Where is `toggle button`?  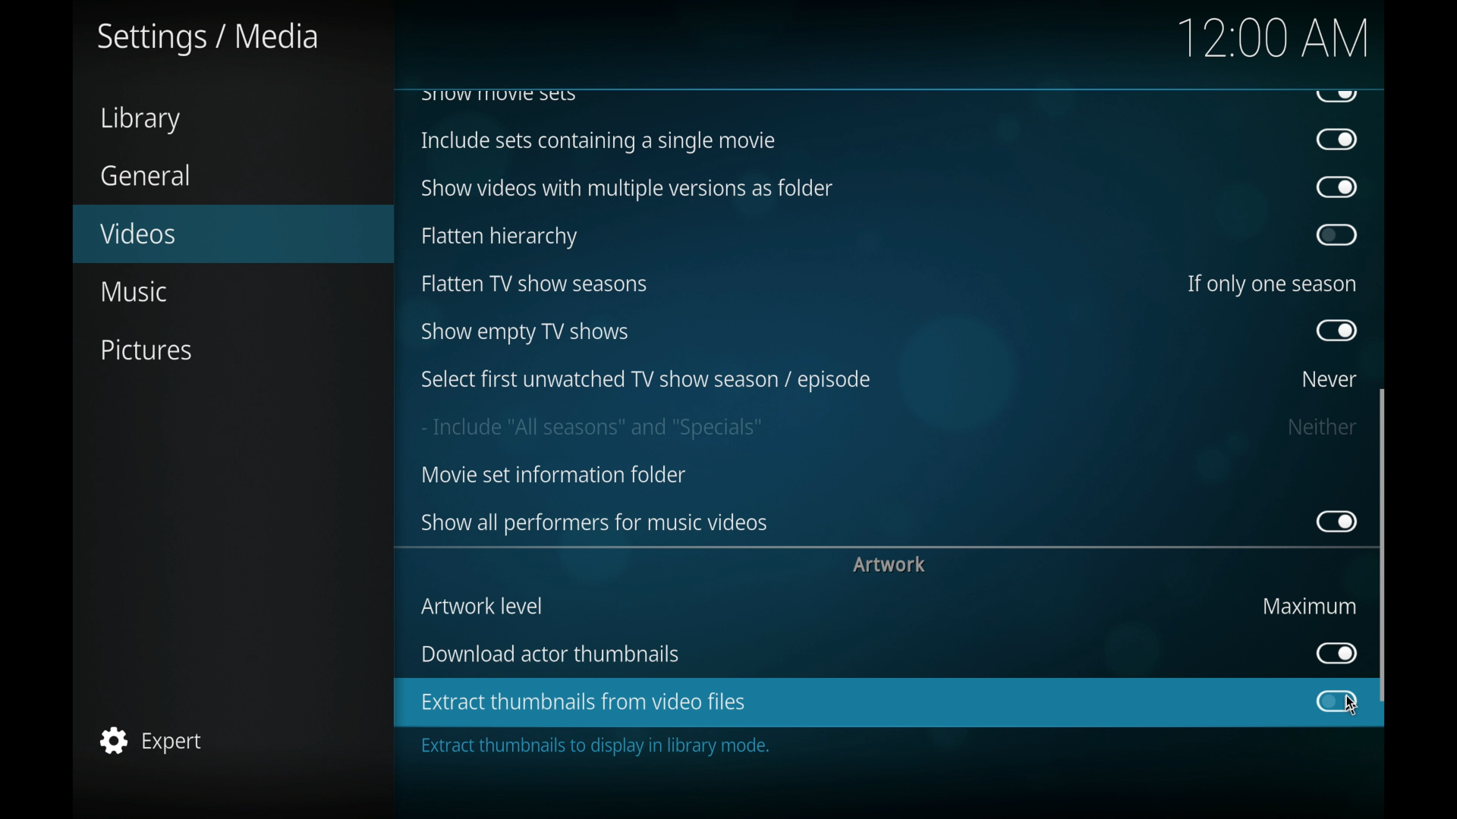
toggle button is located at coordinates (1336, 654).